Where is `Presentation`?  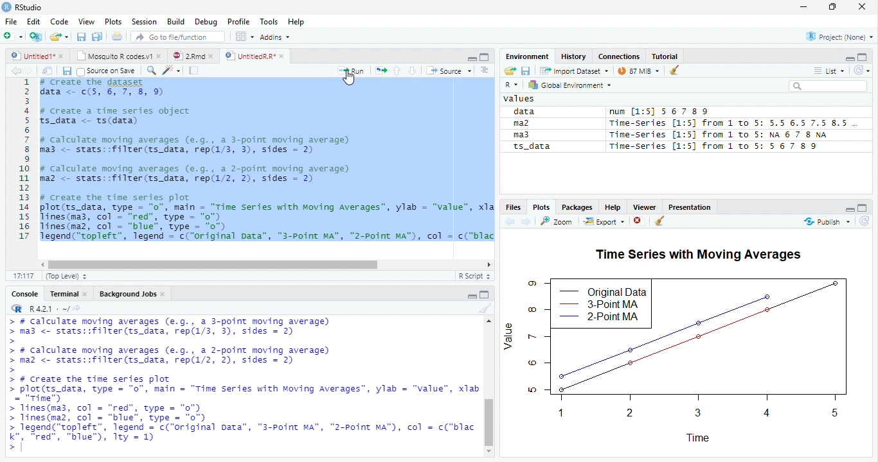 Presentation is located at coordinates (688, 209).